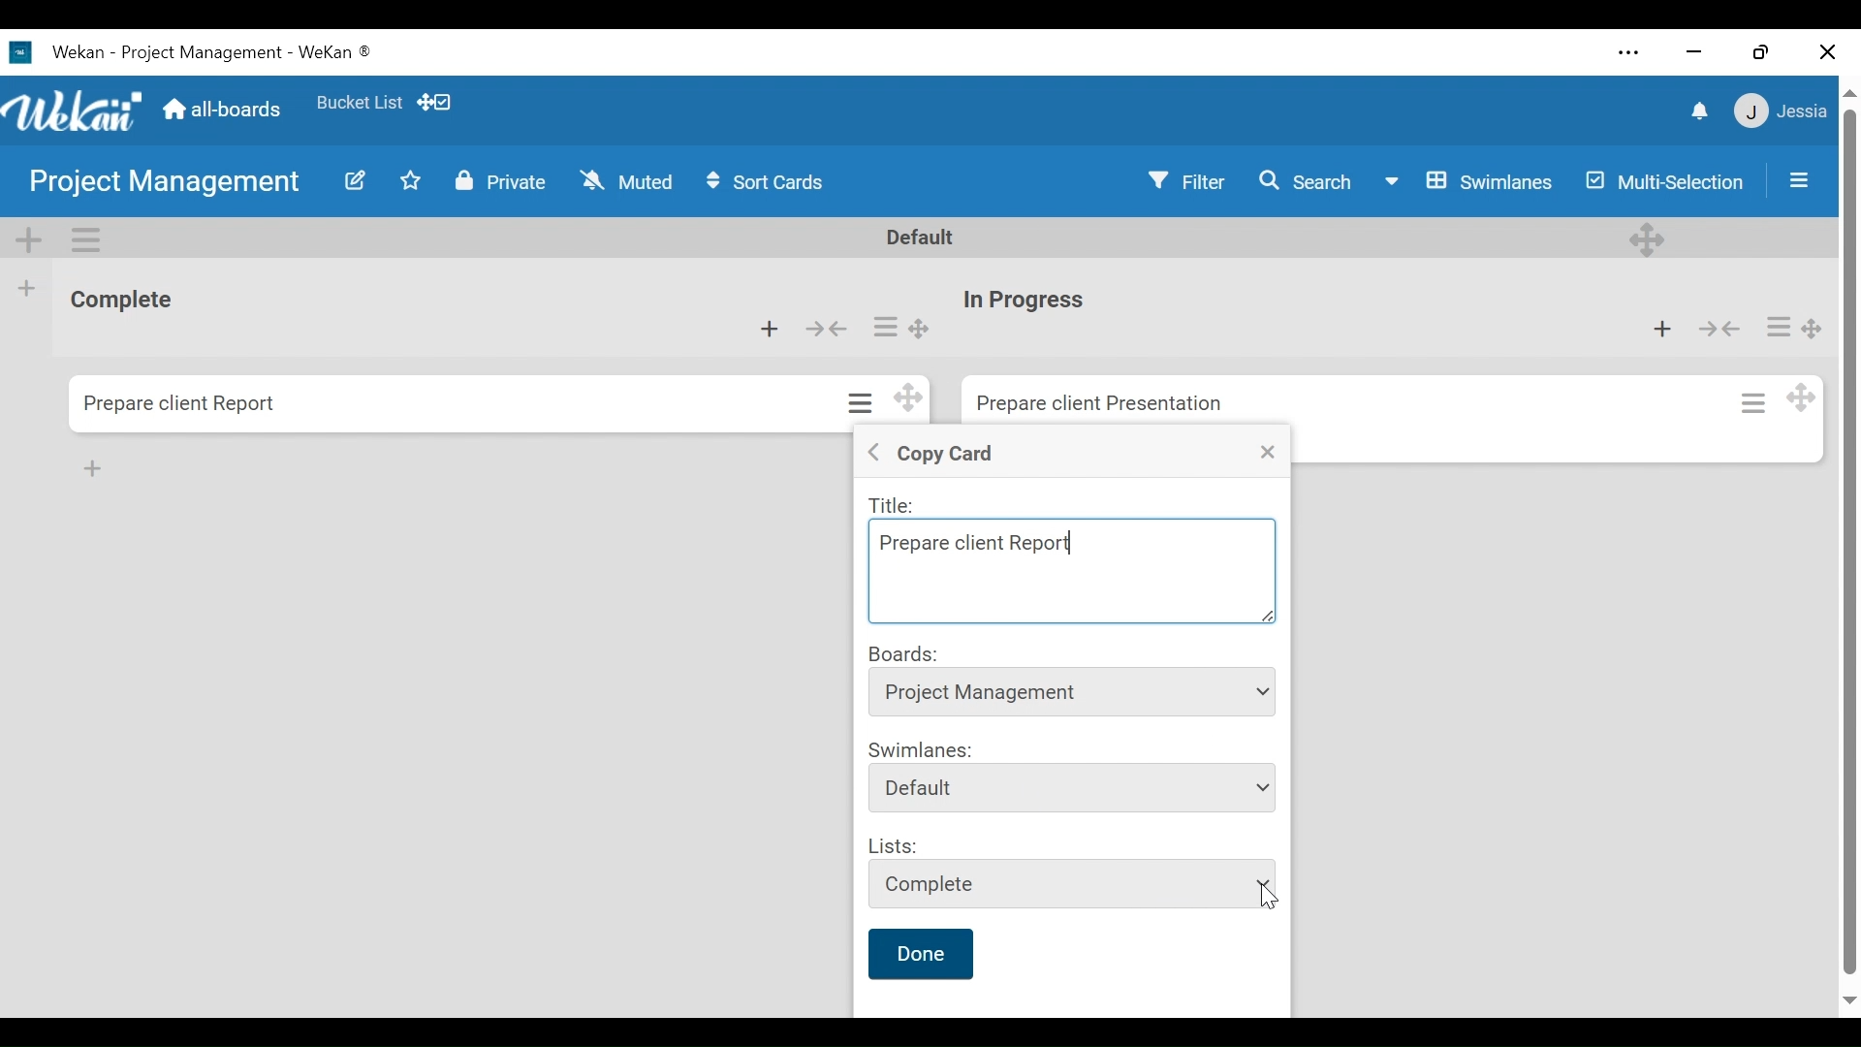 The width and height of the screenshot is (1861, 1047). I want to click on Title, so click(898, 504).